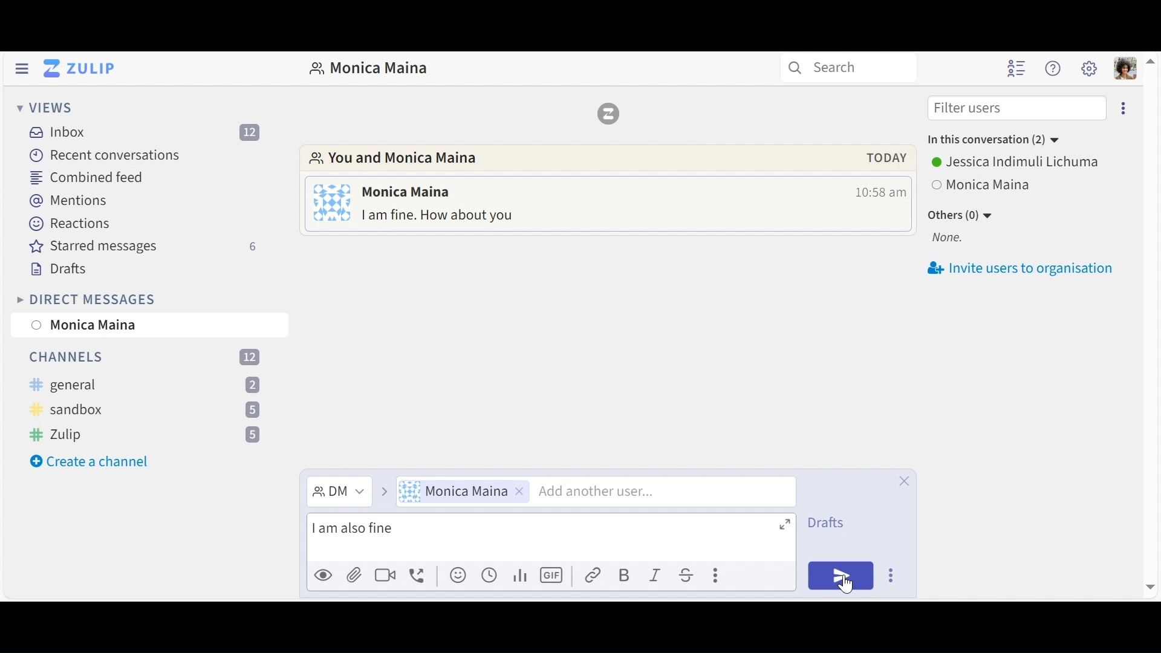  I want to click on None, so click(958, 237).